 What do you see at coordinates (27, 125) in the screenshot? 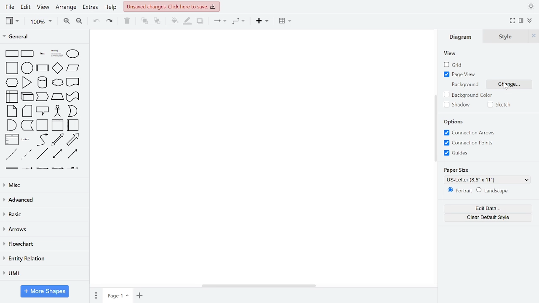
I see `general shapes` at bounding box center [27, 125].